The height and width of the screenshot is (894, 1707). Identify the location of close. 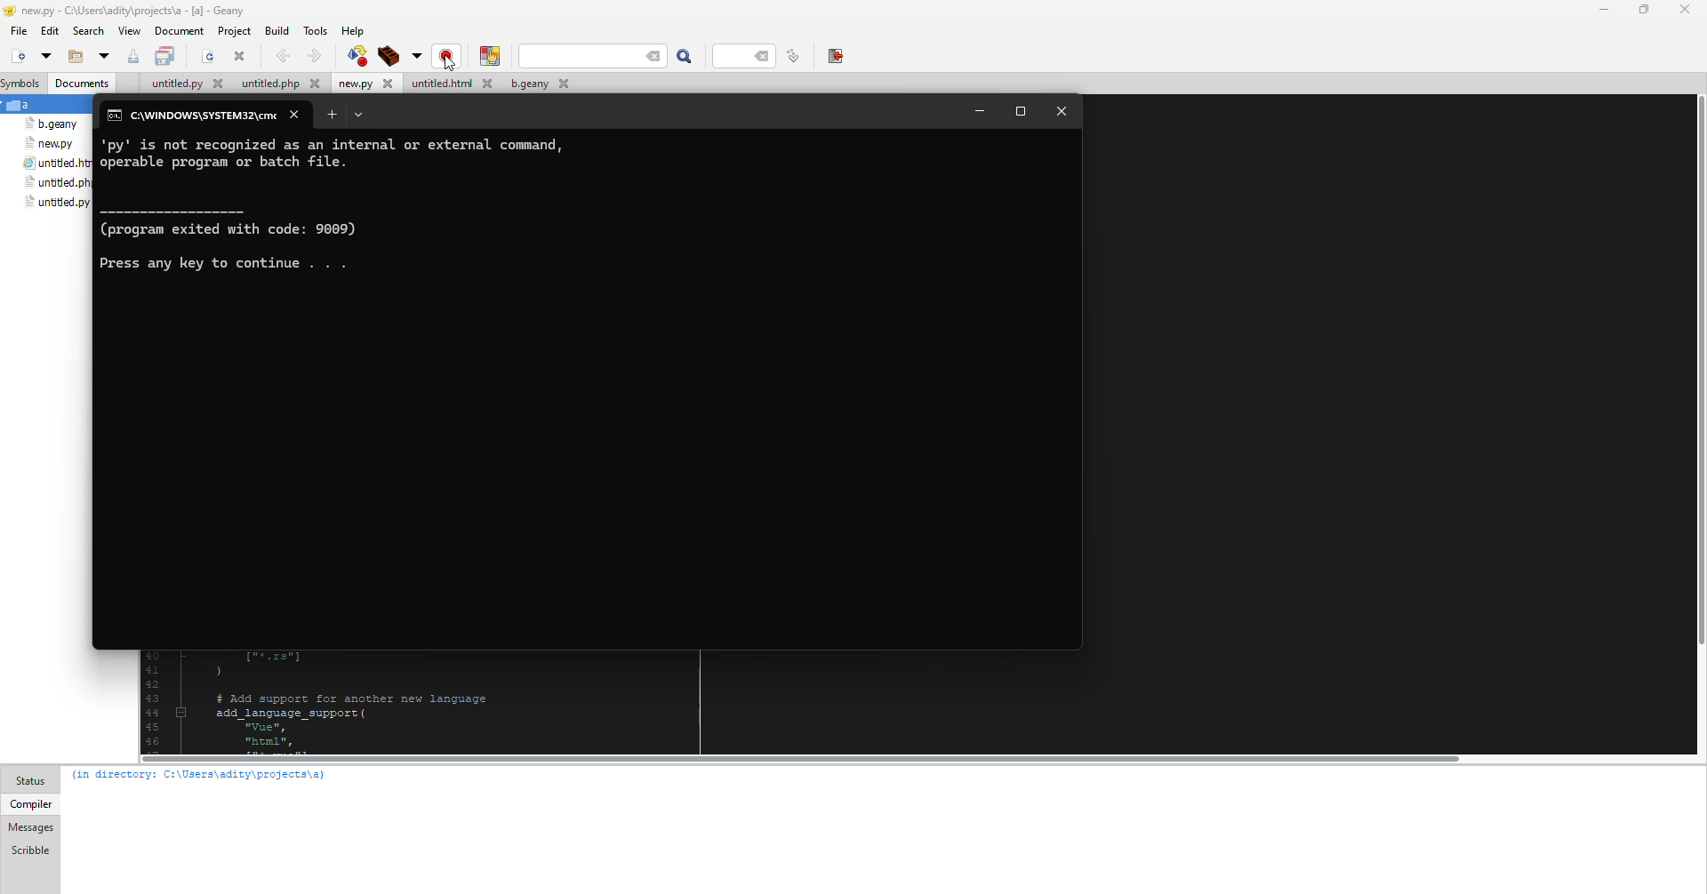
(239, 56).